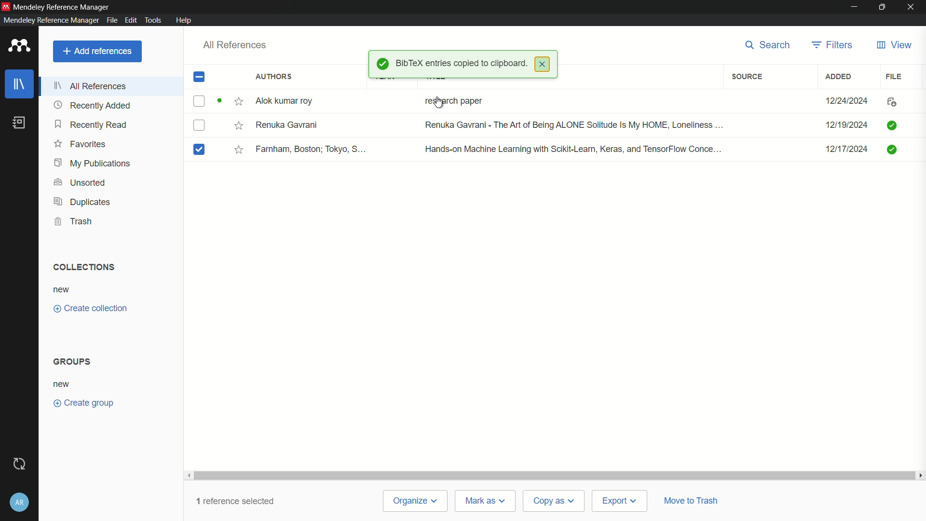  What do you see at coordinates (202, 150) in the screenshot?
I see `book is selected` at bounding box center [202, 150].